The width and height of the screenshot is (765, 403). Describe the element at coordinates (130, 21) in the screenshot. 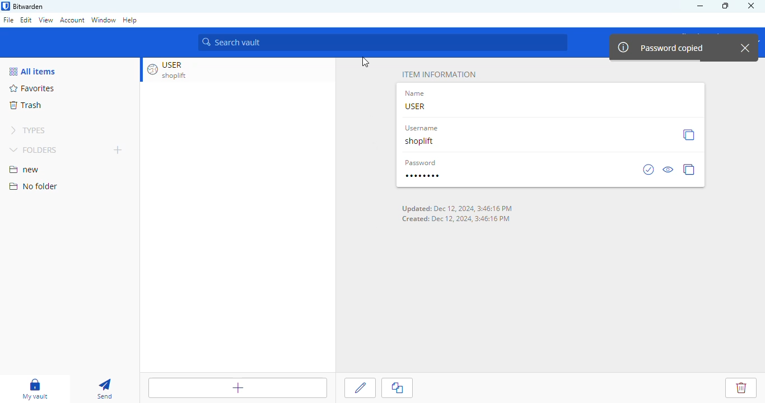

I see `help` at that location.